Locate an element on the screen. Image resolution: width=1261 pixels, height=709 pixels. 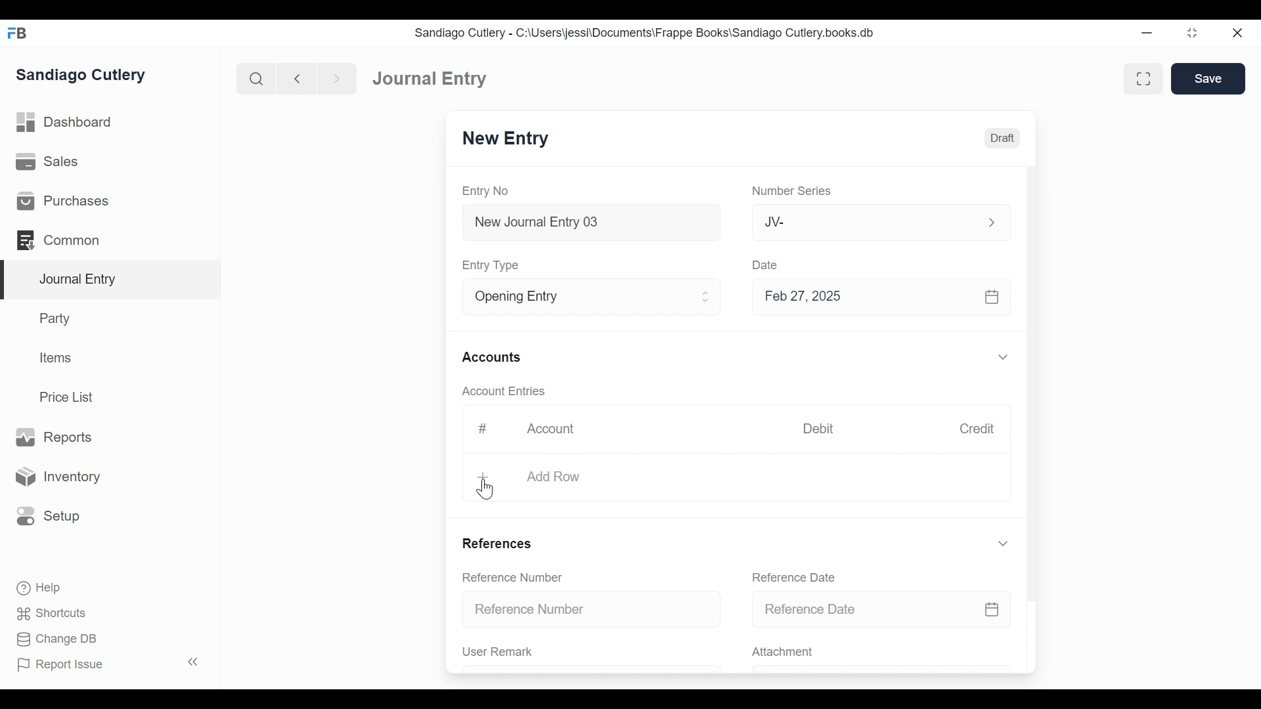
Help is located at coordinates (40, 588).